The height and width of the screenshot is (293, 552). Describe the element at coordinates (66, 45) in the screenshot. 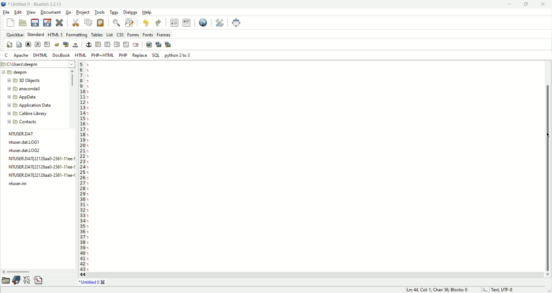

I see `break and clear` at that location.